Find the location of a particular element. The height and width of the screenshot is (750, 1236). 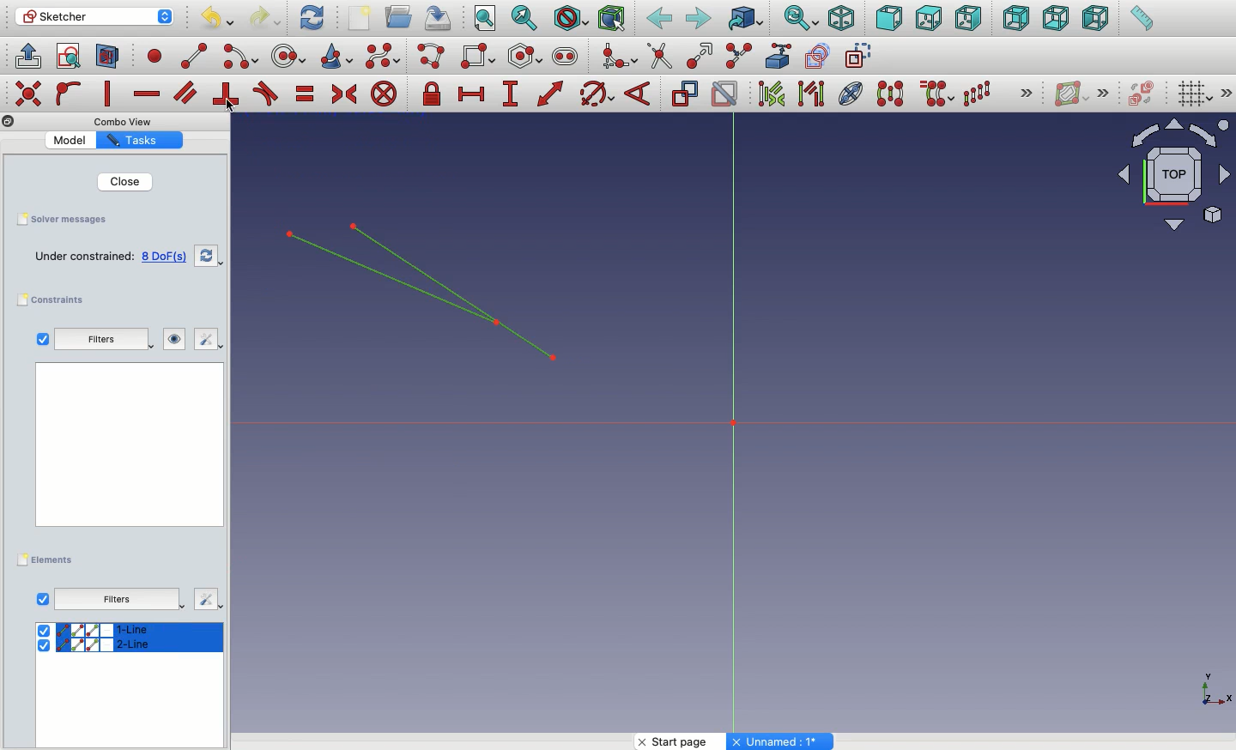

Switch virtual place is located at coordinates (1142, 94).